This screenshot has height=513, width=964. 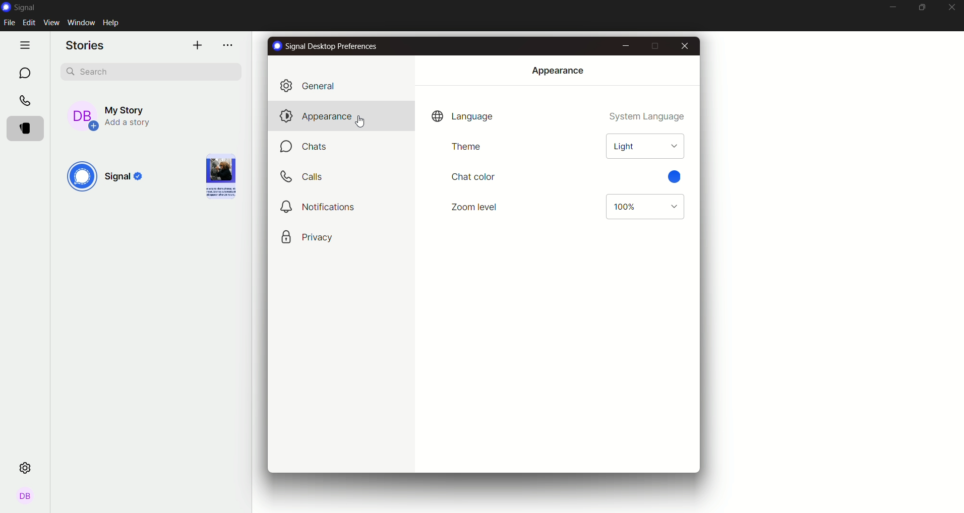 I want to click on appearance, so click(x=557, y=70).